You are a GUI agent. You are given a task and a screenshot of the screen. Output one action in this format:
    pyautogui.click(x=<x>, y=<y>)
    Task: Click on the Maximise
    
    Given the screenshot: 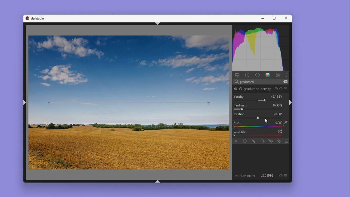 What is the action you would take?
    pyautogui.click(x=273, y=19)
    